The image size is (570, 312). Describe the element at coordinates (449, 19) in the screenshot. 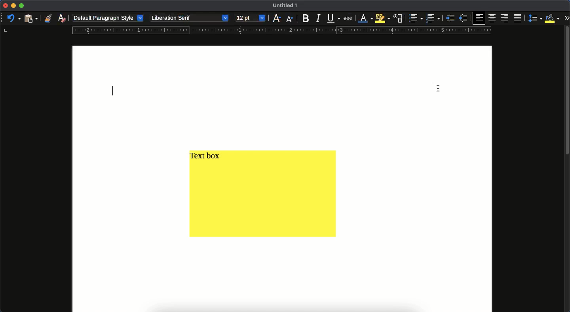

I see `indent` at that location.